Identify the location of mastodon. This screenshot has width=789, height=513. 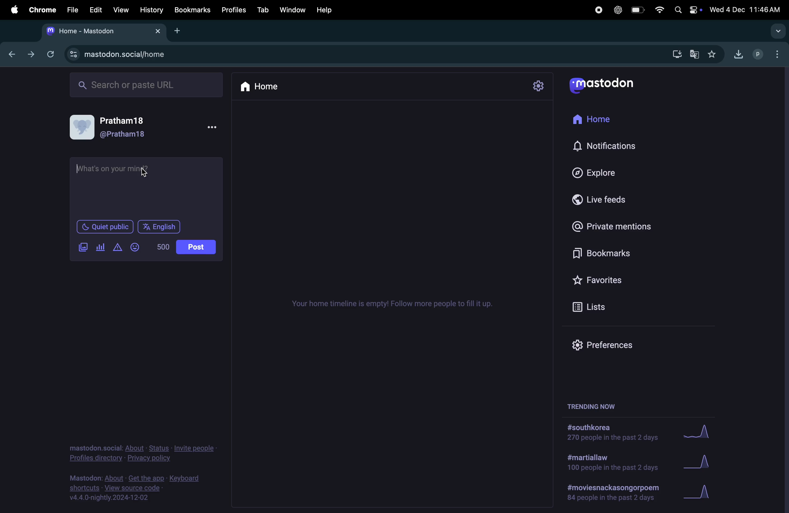
(606, 84).